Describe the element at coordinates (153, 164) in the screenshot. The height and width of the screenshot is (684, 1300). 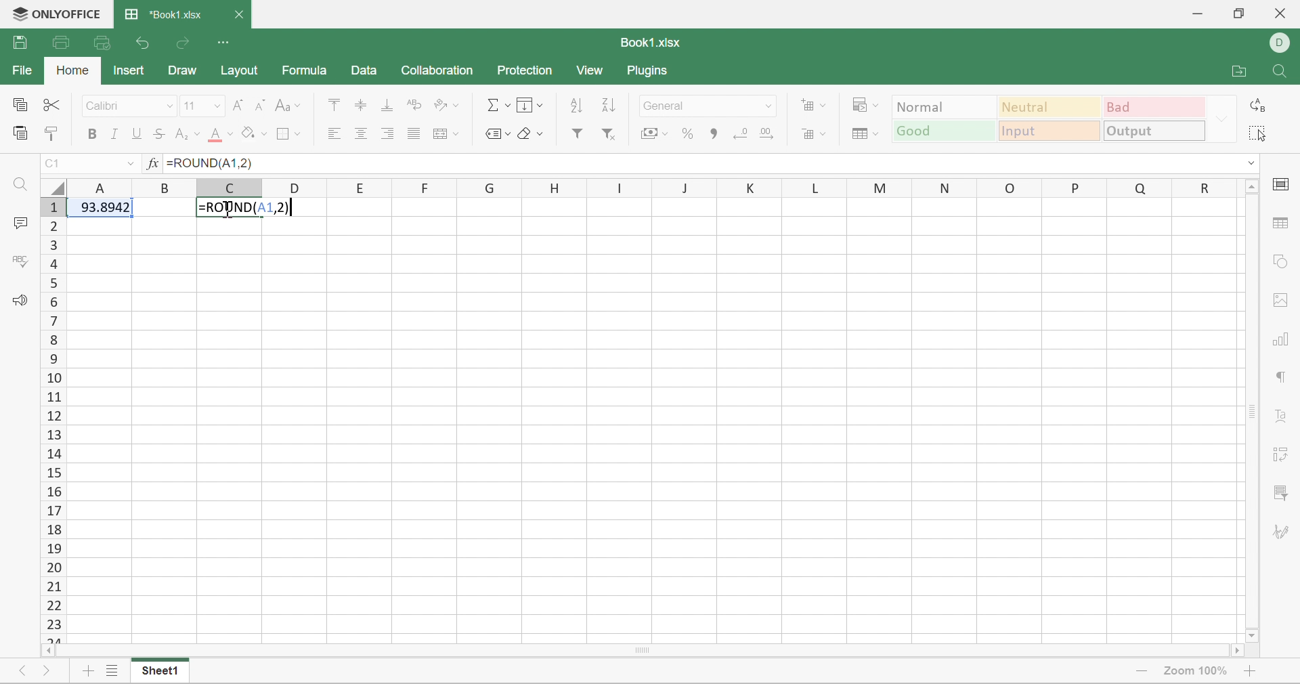
I see `fx` at that location.